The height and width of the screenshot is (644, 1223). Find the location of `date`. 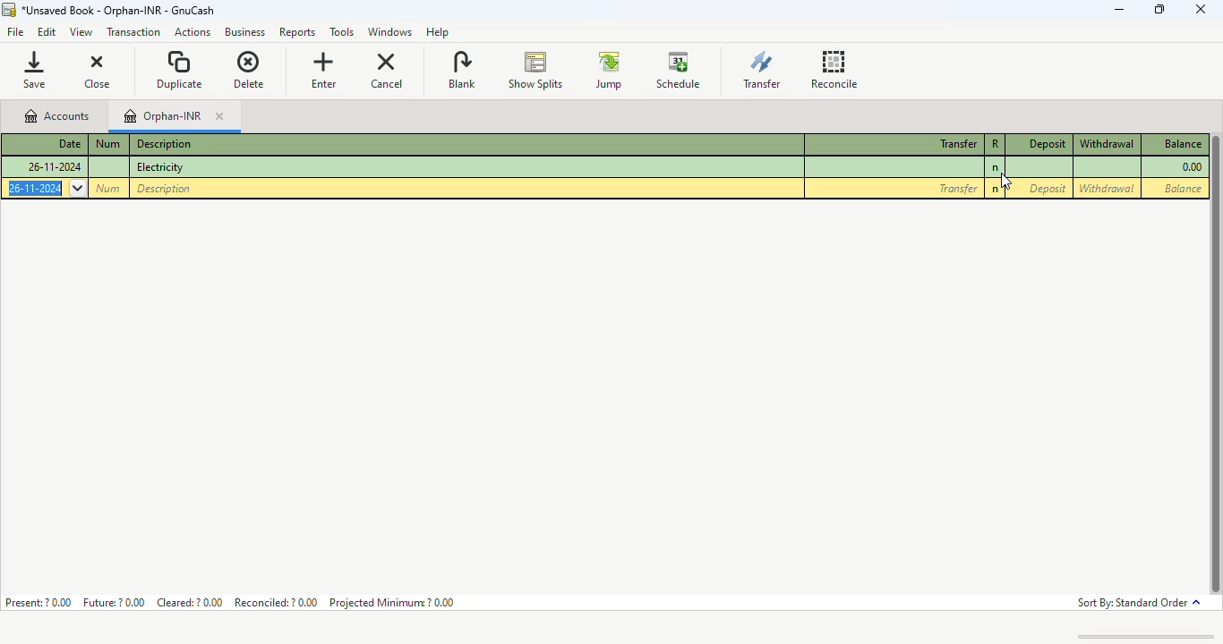

date is located at coordinates (69, 142).